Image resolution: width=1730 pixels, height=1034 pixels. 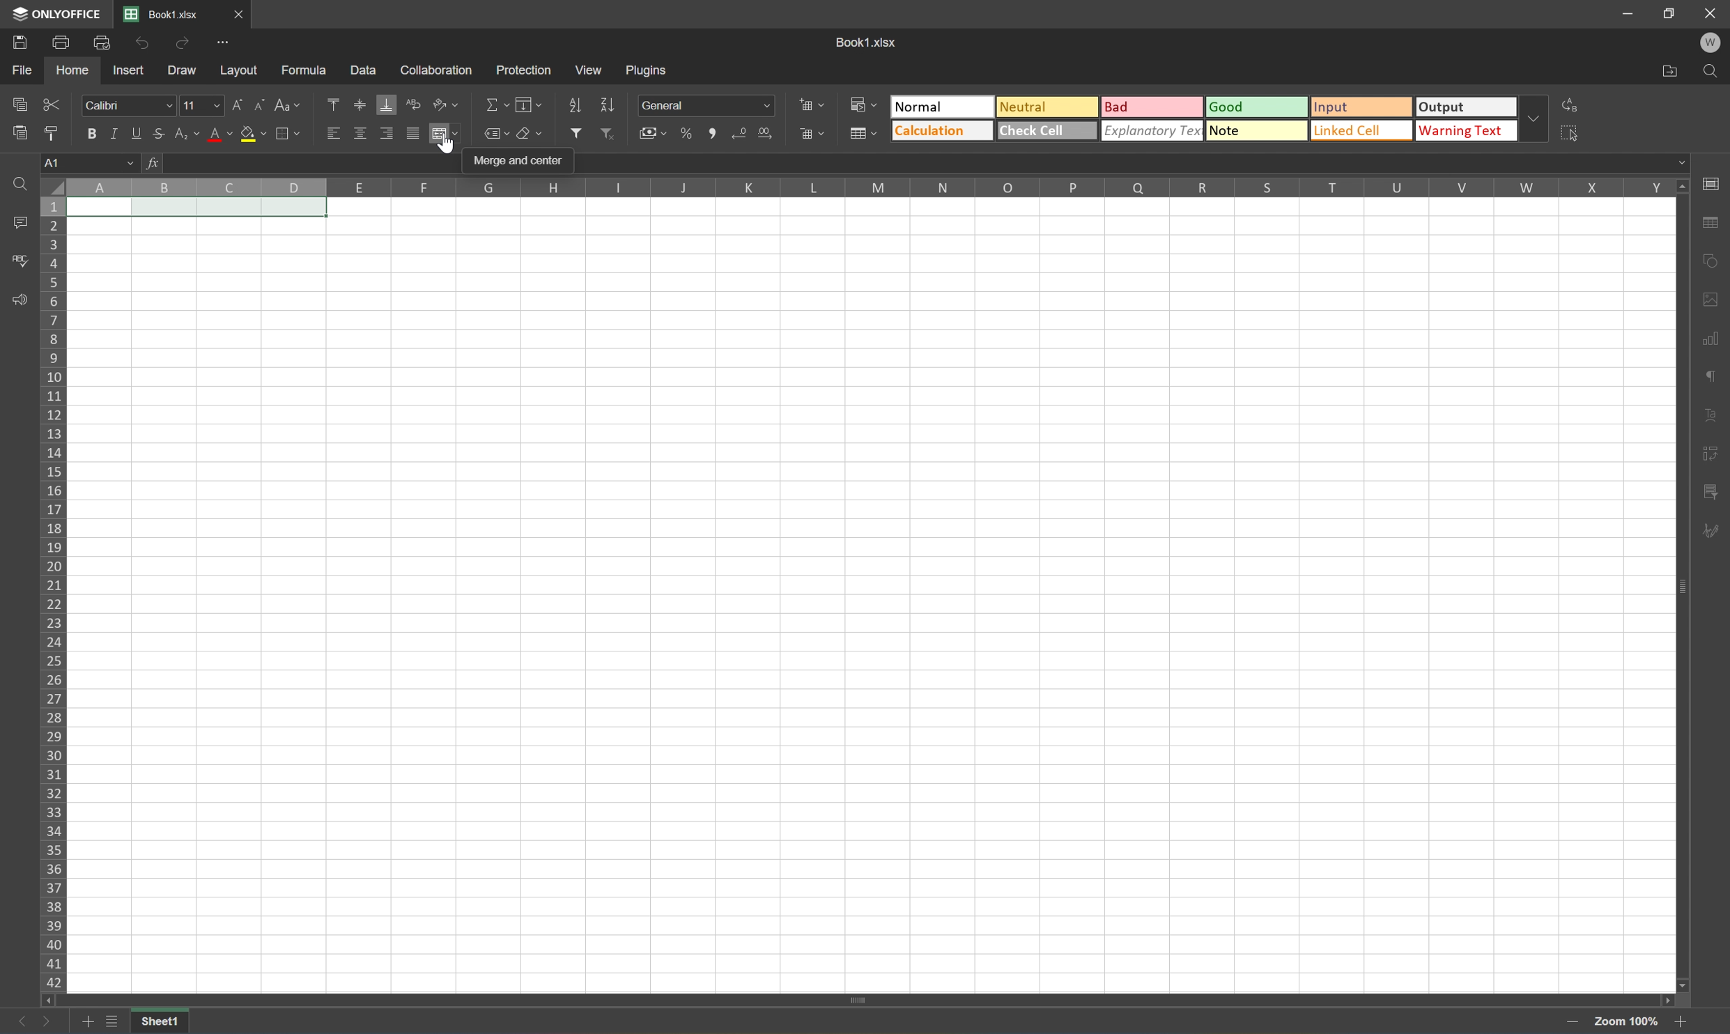 What do you see at coordinates (285, 105) in the screenshot?
I see `Change case` at bounding box center [285, 105].